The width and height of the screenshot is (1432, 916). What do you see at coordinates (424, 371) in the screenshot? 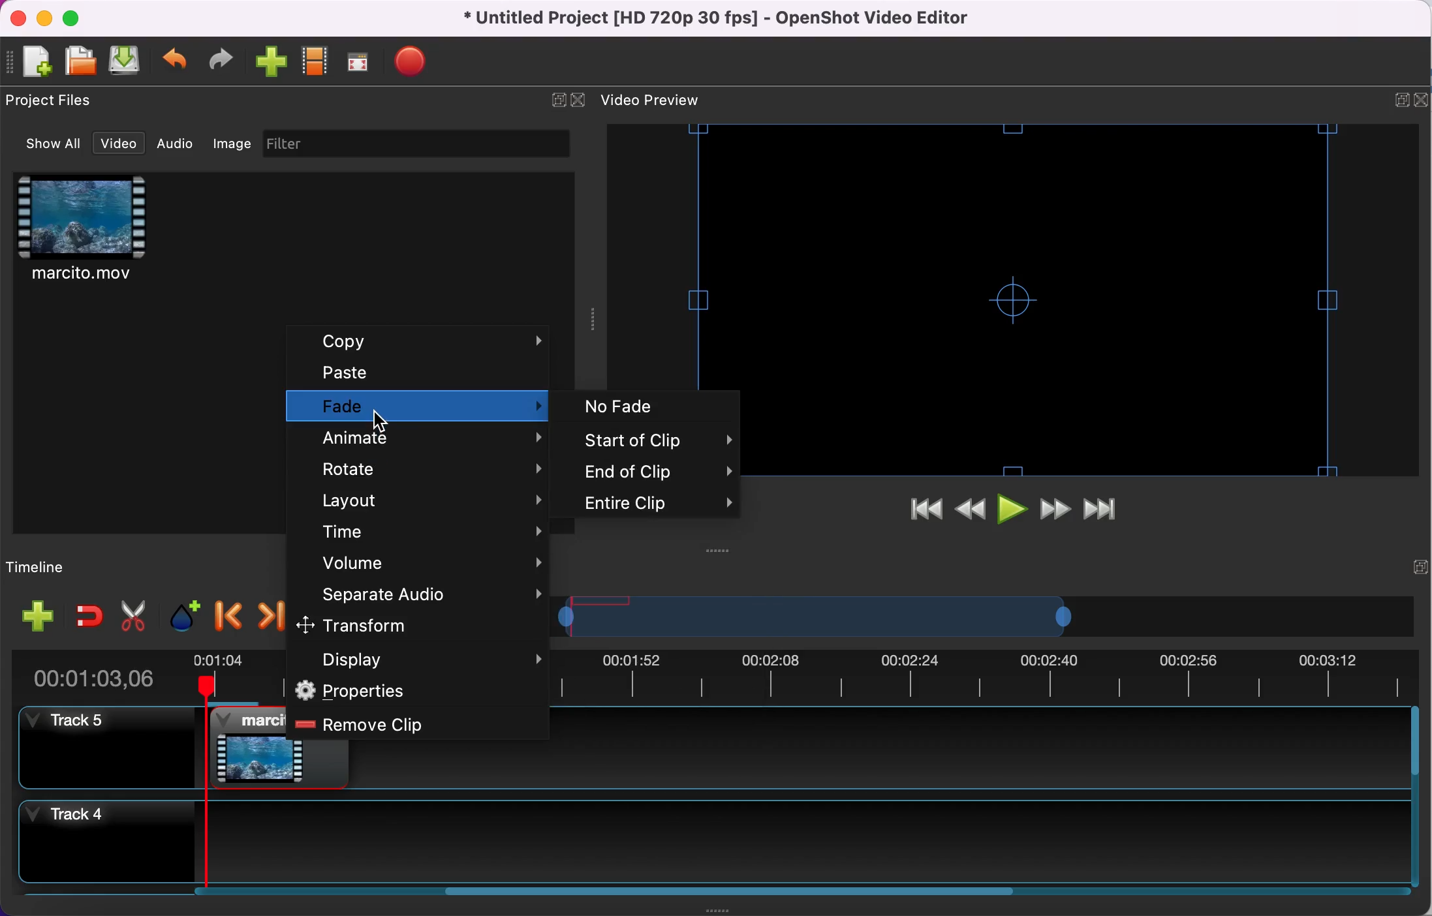
I see `paste` at bounding box center [424, 371].